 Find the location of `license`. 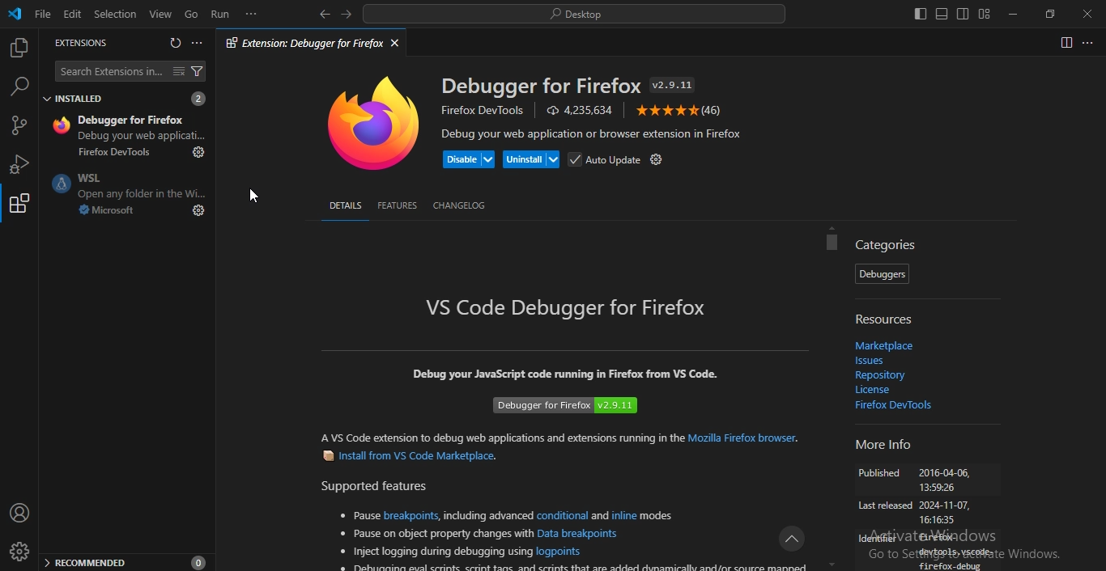

license is located at coordinates (875, 391).